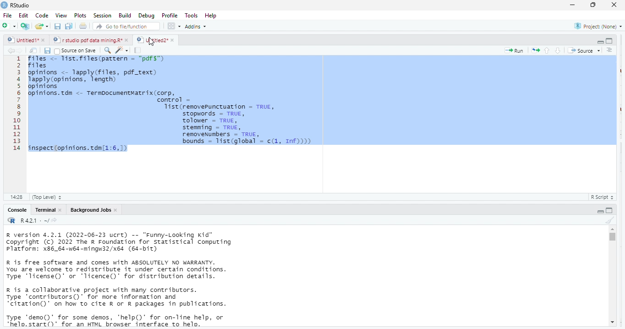  I want to click on vertical scroll bar, so click(612, 276).